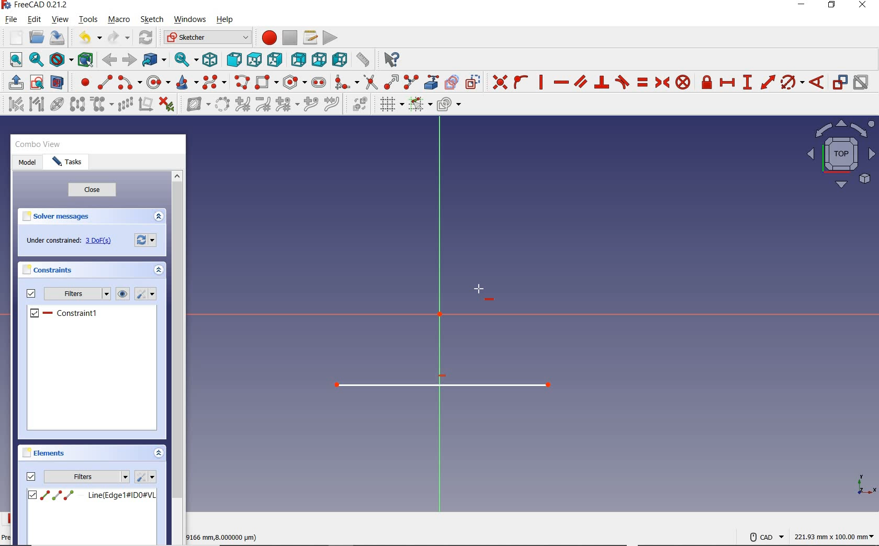 The height and width of the screenshot is (546, 879). What do you see at coordinates (34, 19) in the screenshot?
I see `EDIT` at bounding box center [34, 19].